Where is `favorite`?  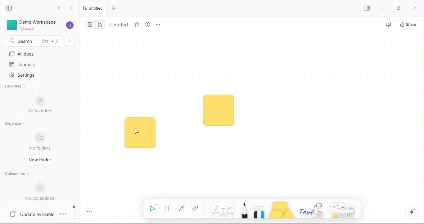
favorite is located at coordinates (137, 25).